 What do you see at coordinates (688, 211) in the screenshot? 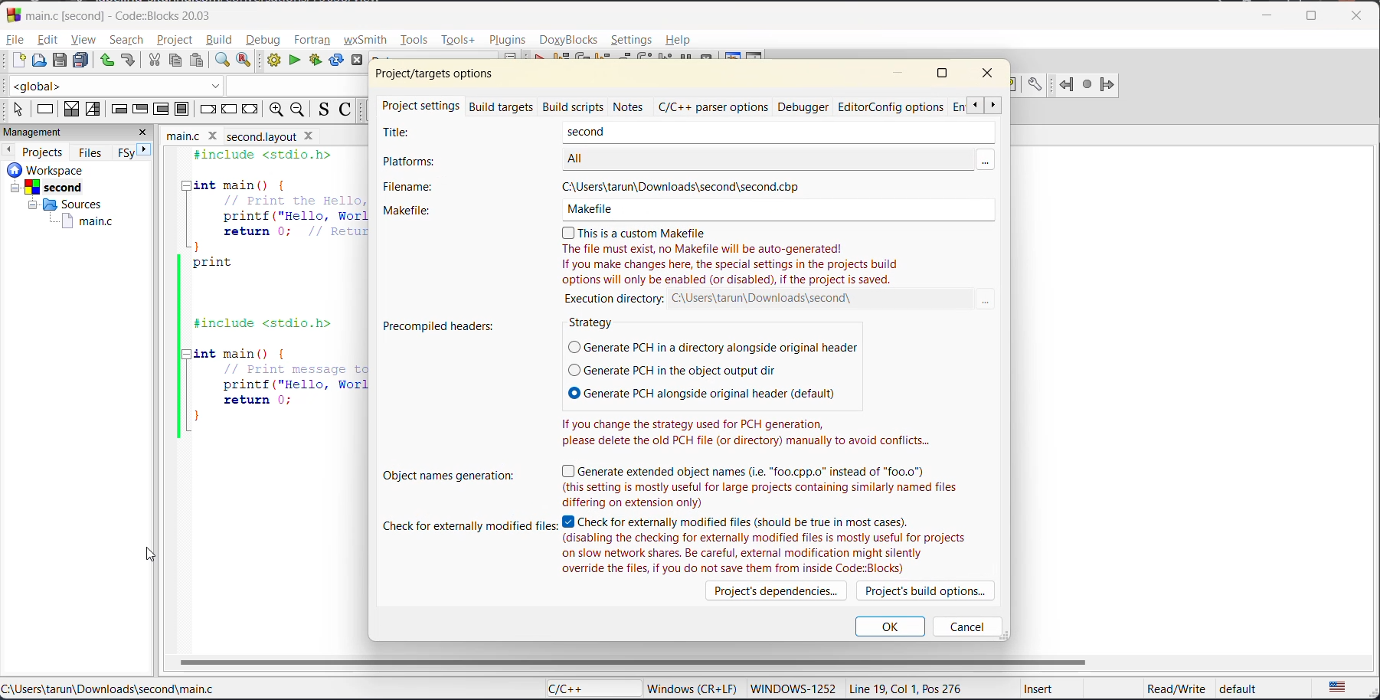
I see `makefile` at bounding box center [688, 211].